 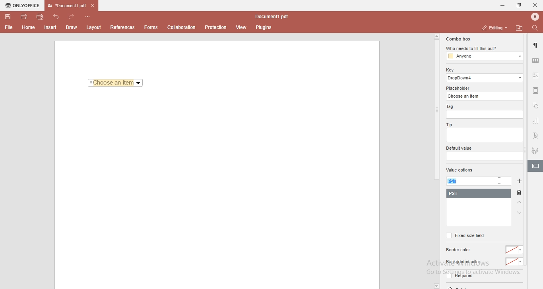 I want to click on add, so click(x=521, y=181).